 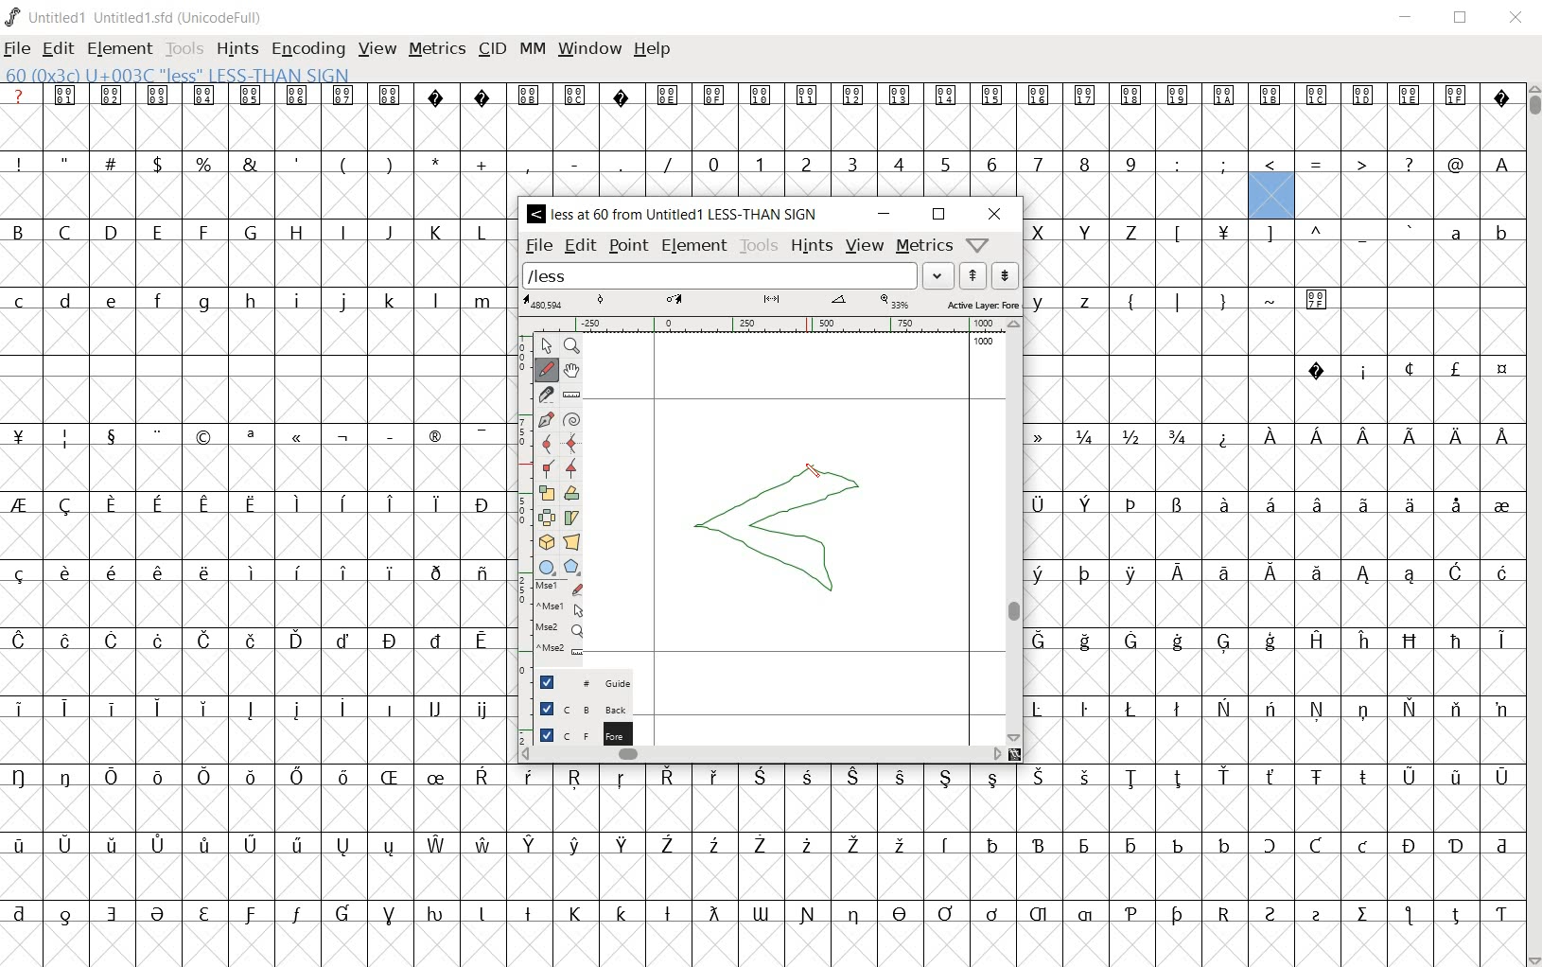 What do you see at coordinates (1271, 672) in the screenshot?
I see `empty cells` at bounding box center [1271, 672].